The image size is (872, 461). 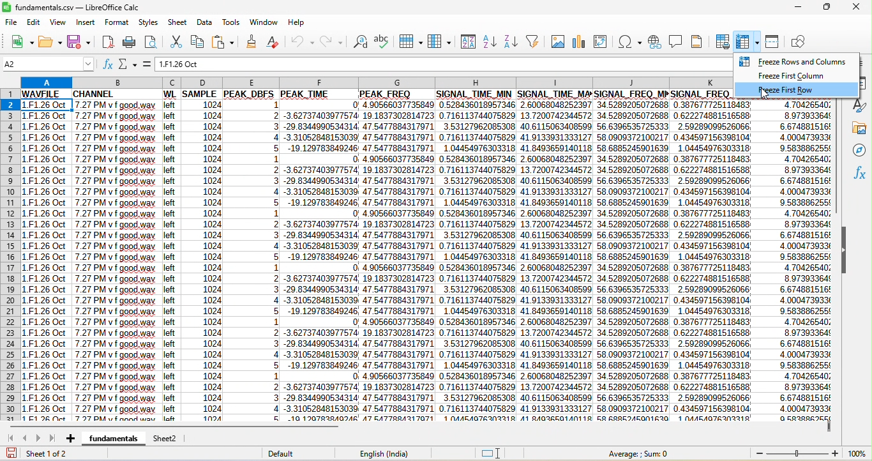 I want to click on default, so click(x=293, y=453).